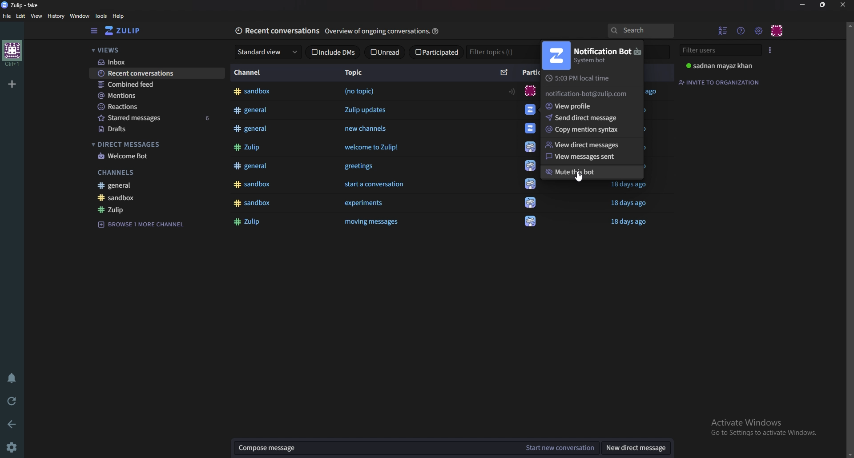 The image size is (854, 458). Describe the element at coordinates (371, 109) in the screenshot. I see `Zulip updates` at that location.